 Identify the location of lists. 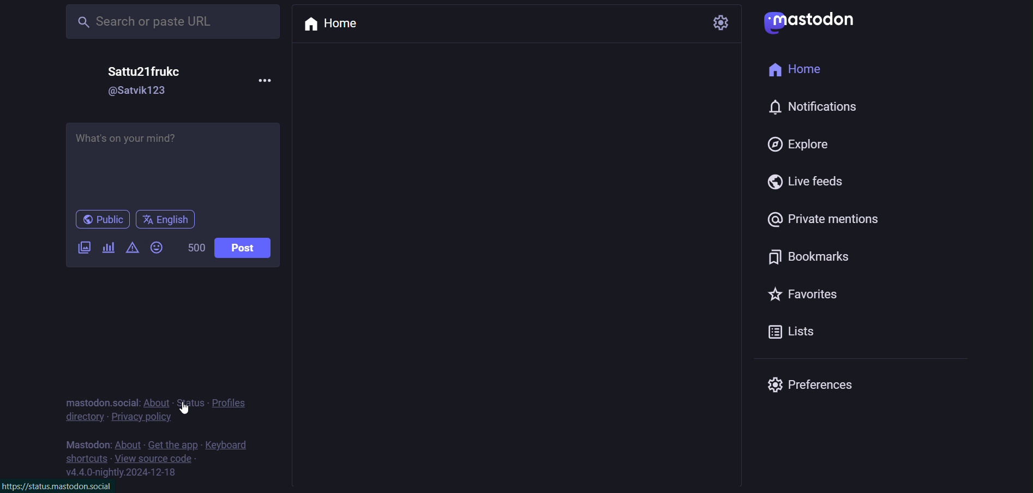
(795, 329).